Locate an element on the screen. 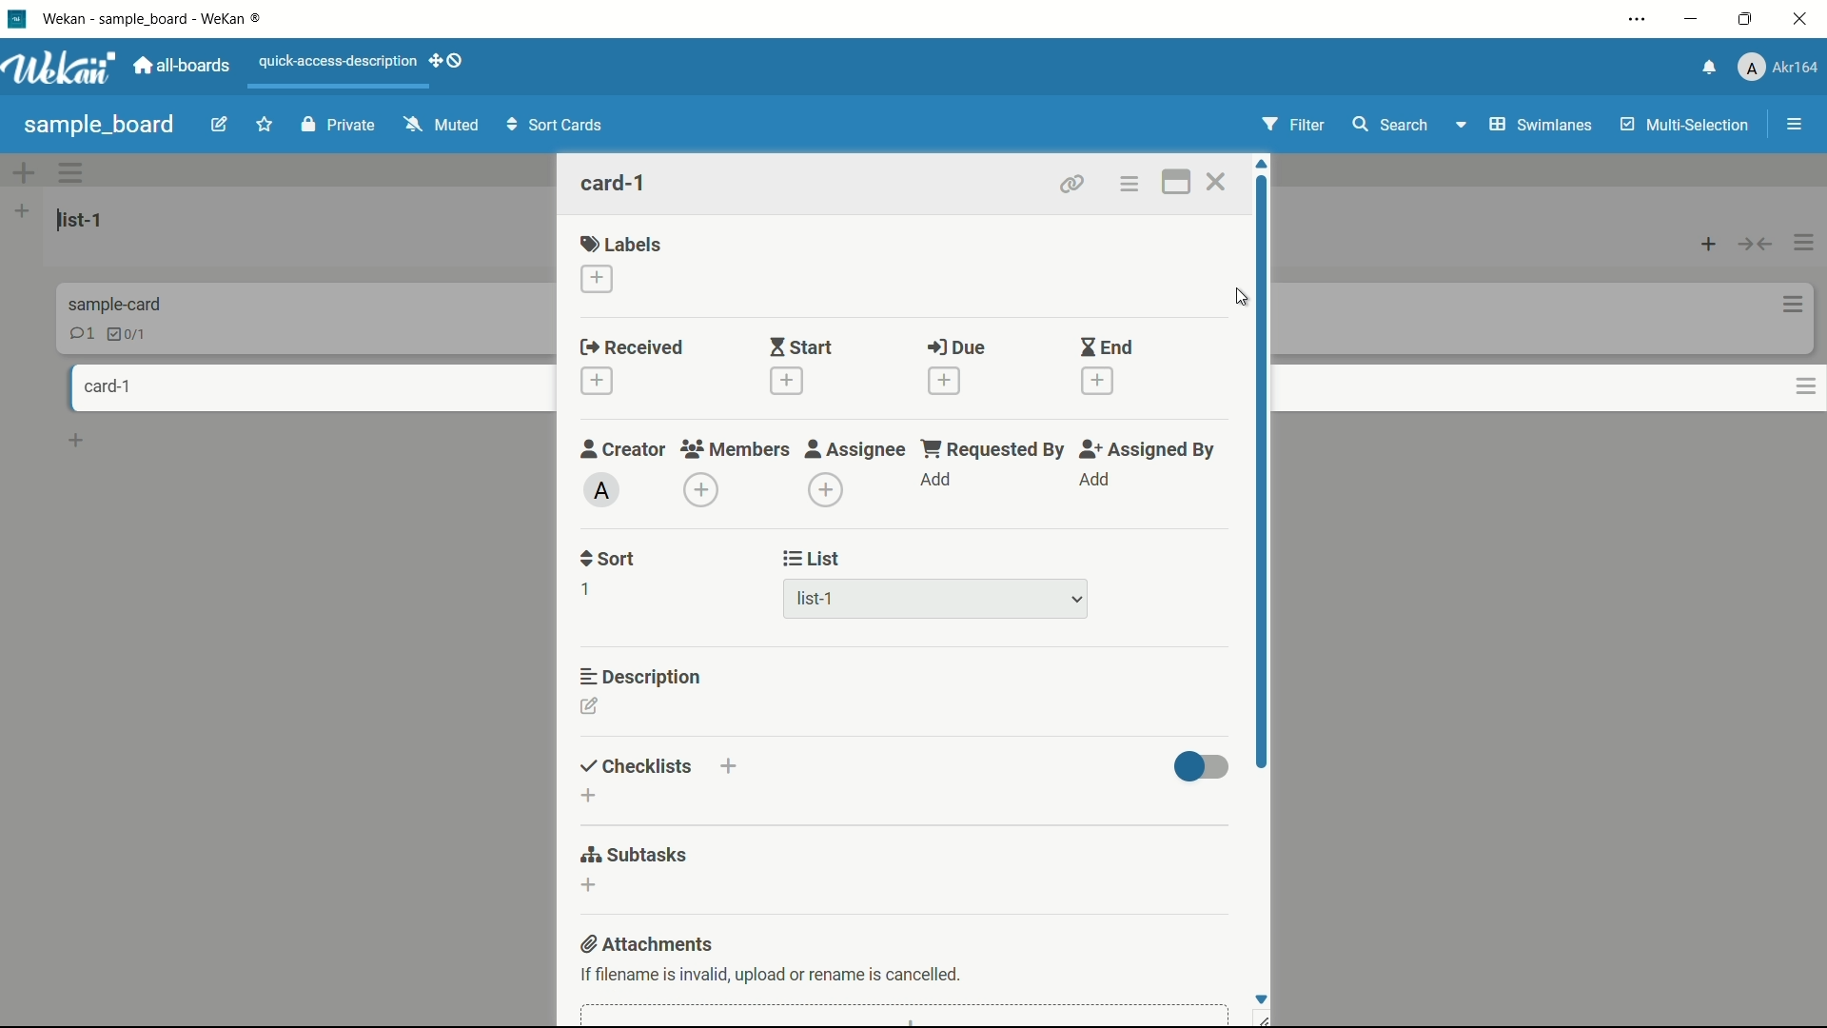 This screenshot has width=1827, height=1028. card actions is located at coordinates (1786, 385).